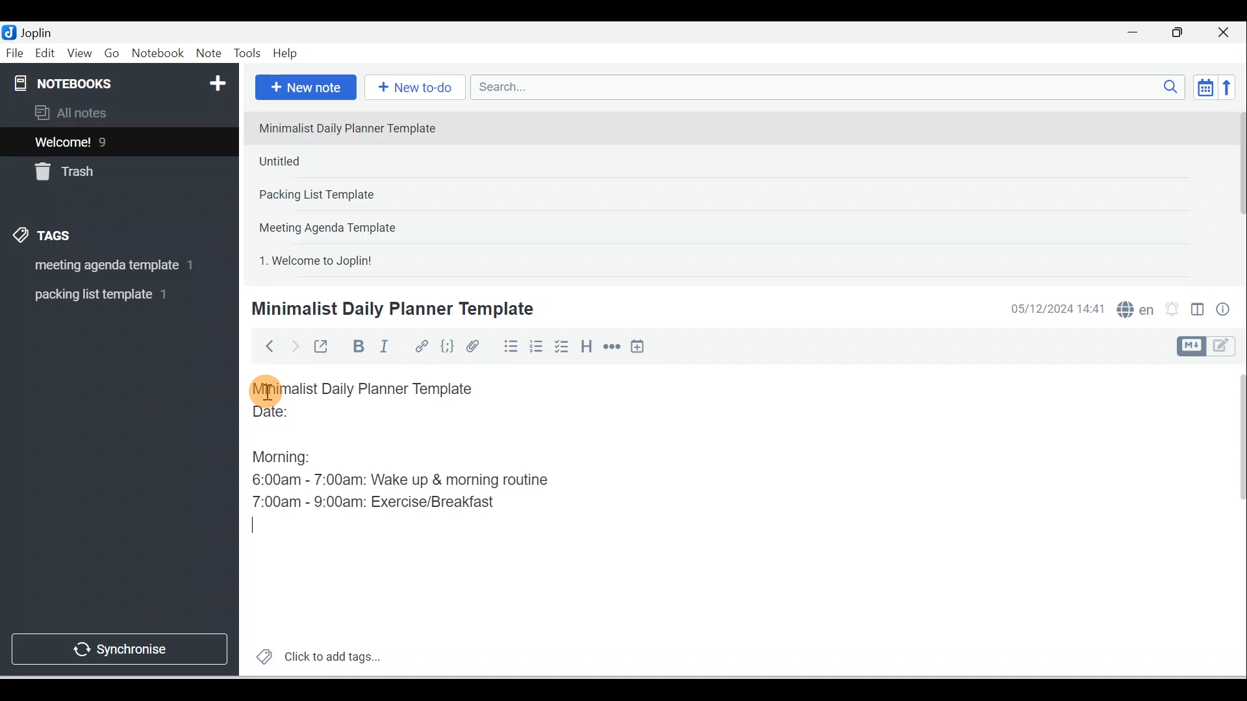 The width and height of the screenshot is (1247, 701). What do you see at coordinates (561, 347) in the screenshot?
I see `Checkbox` at bounding box center [561, 347].